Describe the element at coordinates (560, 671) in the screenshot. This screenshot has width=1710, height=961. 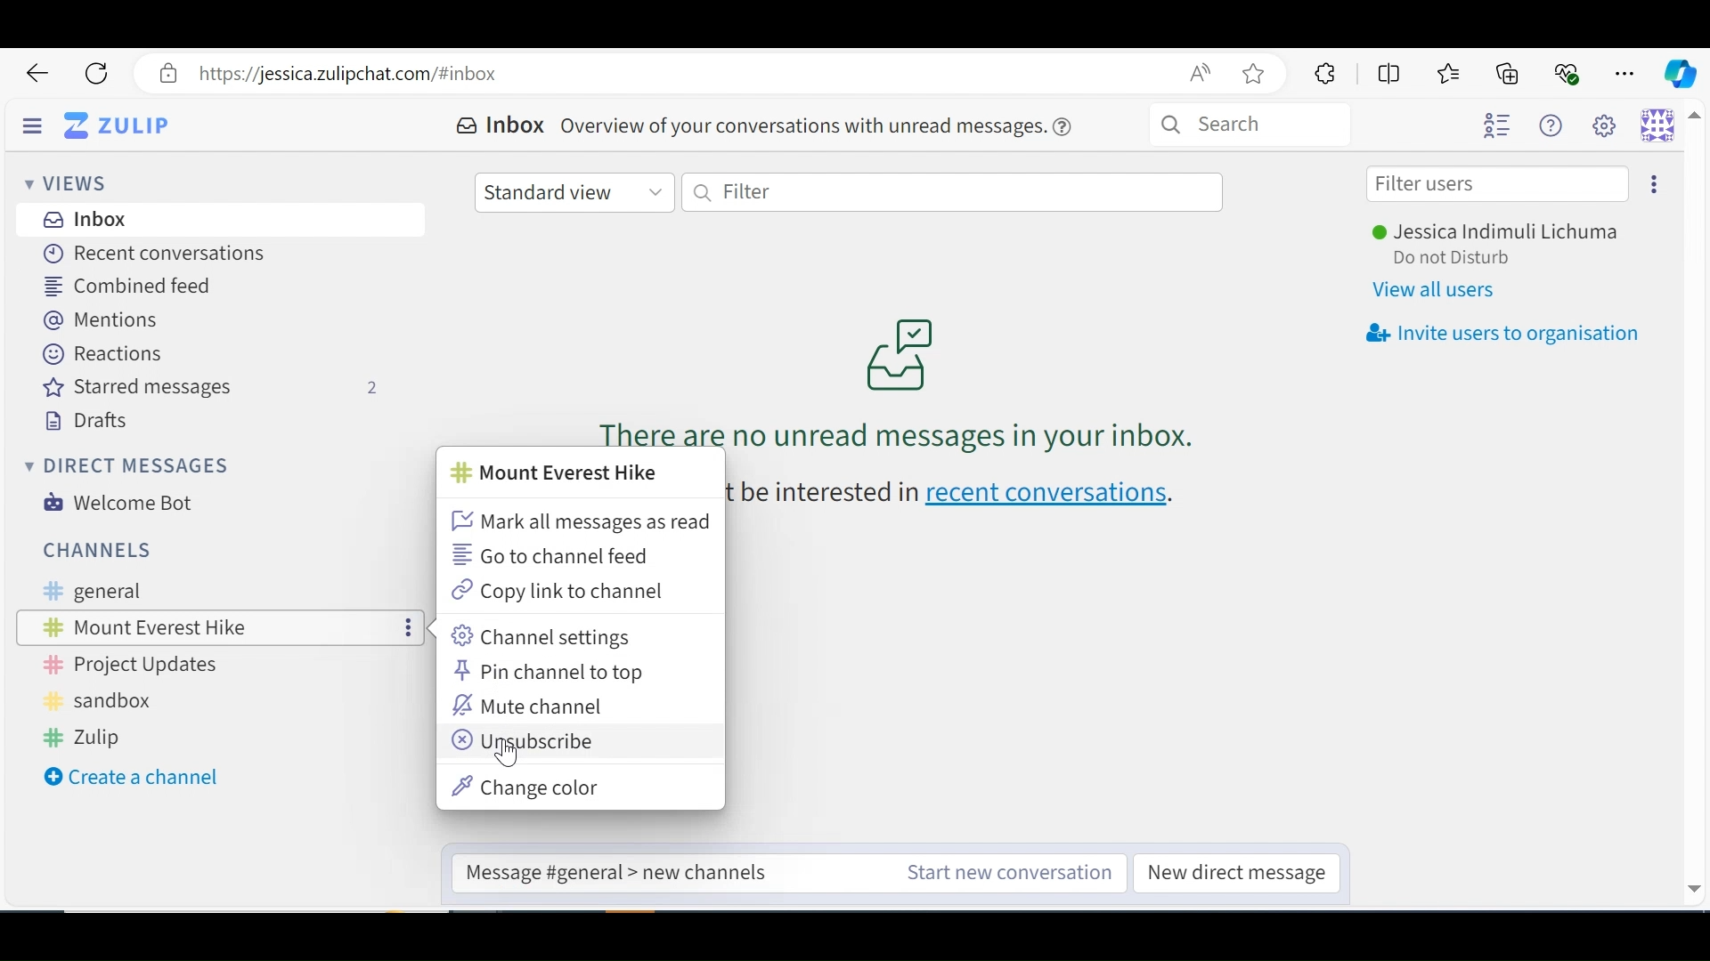
I see `Pin Channel to top` at that location.